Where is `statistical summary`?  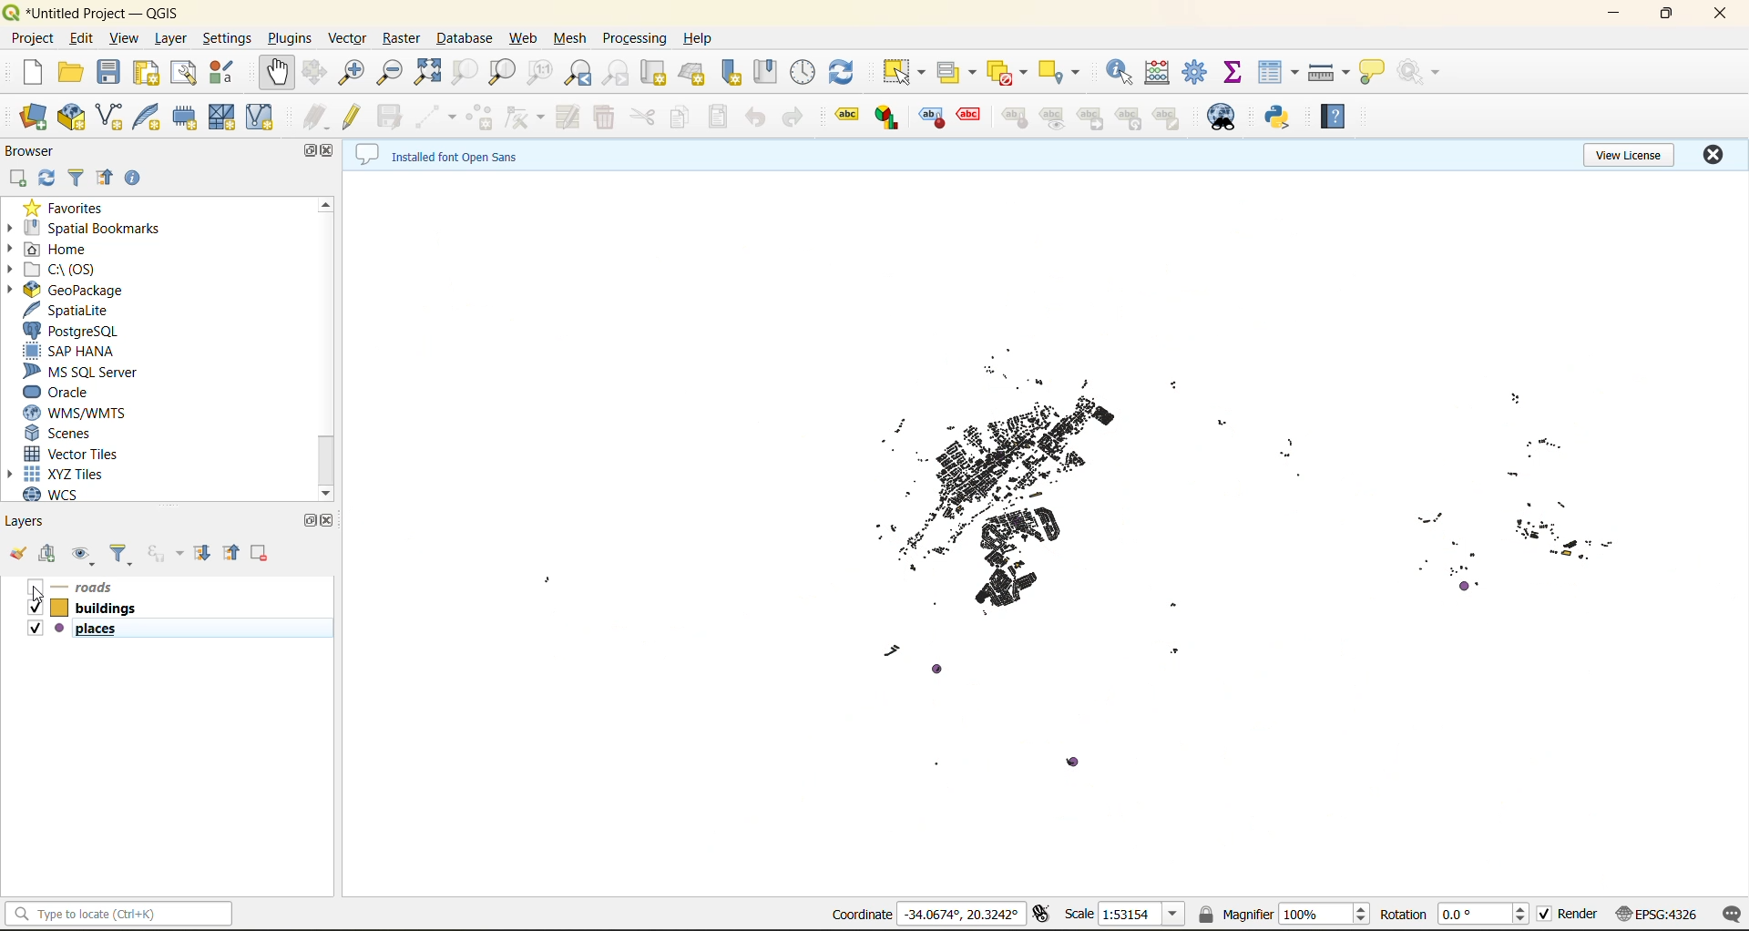 statistical summary is located at coordinates (1232, 70).